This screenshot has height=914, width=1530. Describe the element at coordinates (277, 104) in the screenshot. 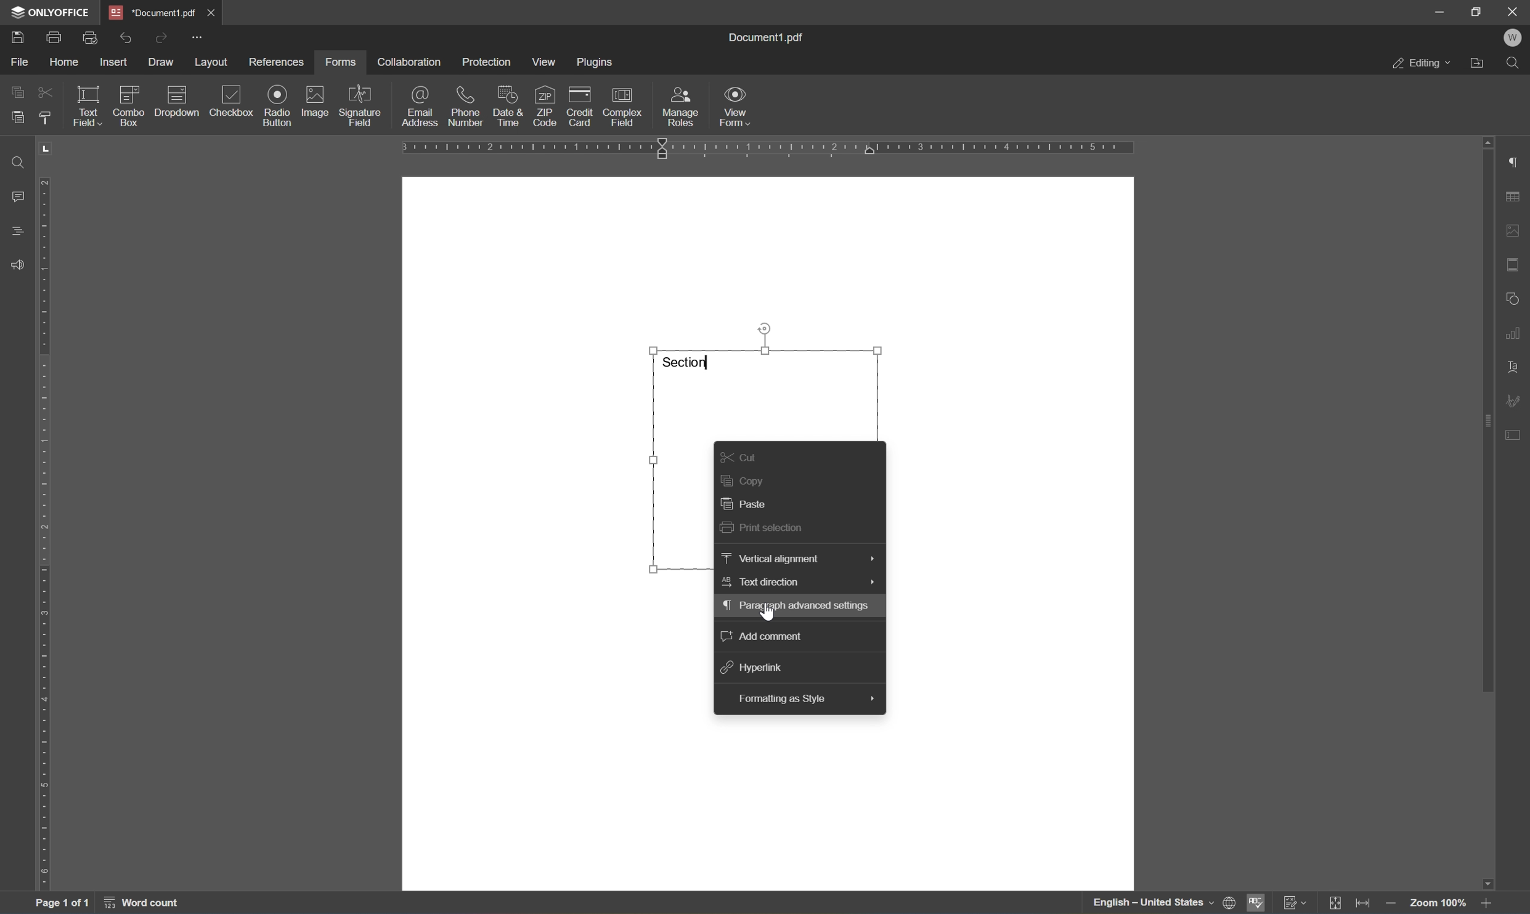

I see `radio button` at that location.